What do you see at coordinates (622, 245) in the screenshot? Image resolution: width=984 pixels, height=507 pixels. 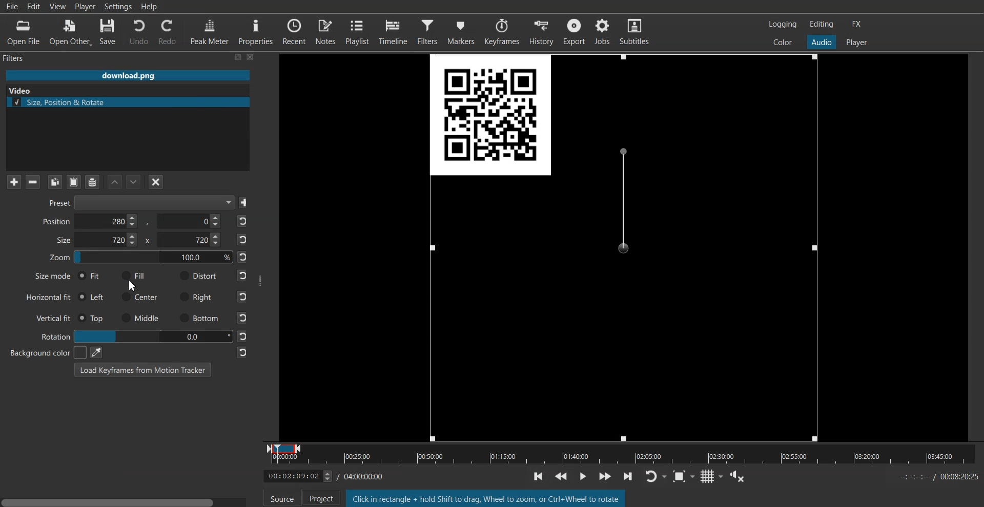 I see `Size Adjuster Frame` at bounding box center [622, 245].